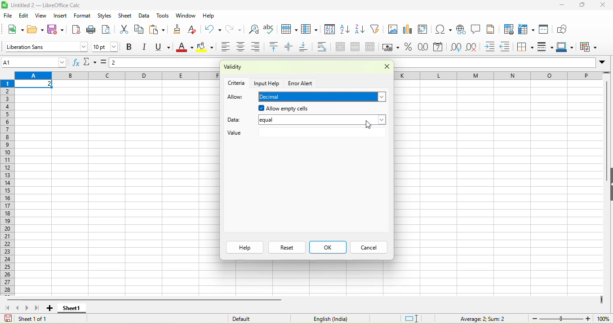  I want to click on wrap, so click(325, 47).